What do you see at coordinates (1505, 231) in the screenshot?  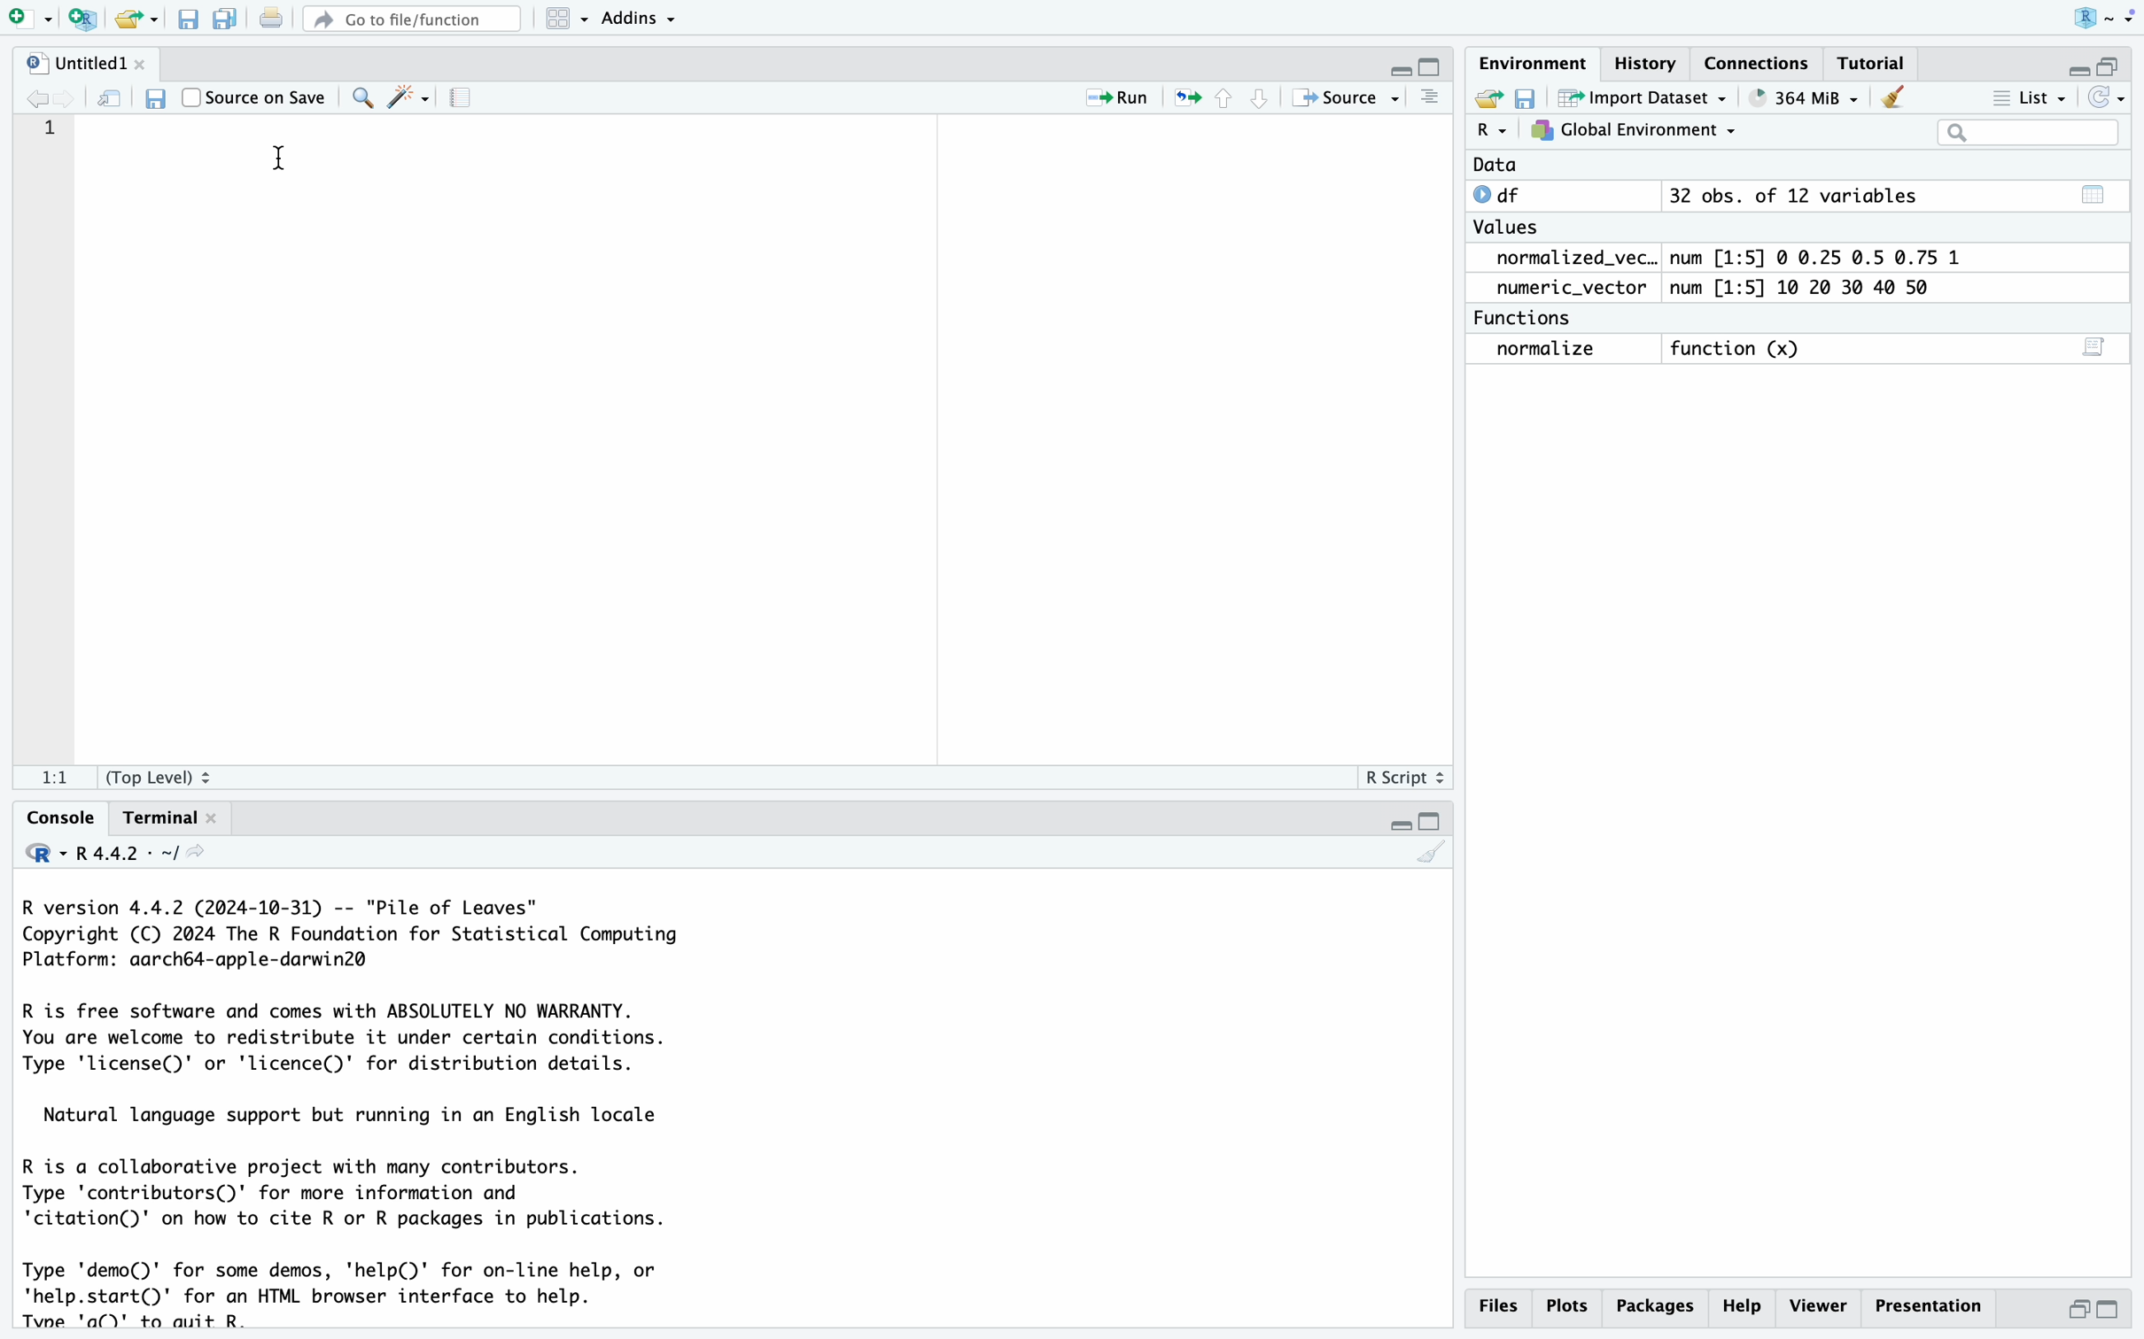 I see `Values` at bounding box center [1505, 231].